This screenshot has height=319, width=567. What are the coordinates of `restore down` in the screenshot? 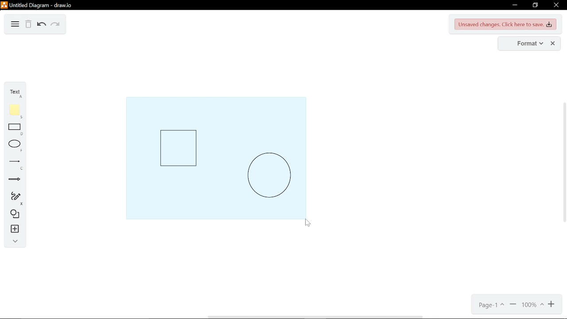 It's located at (535, 6).